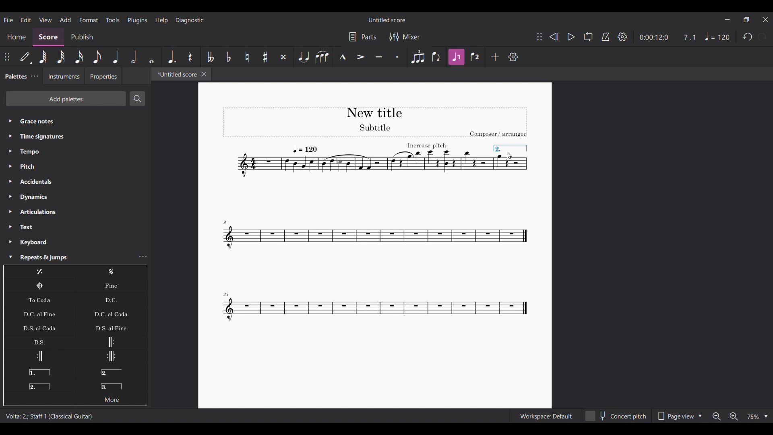  I want to click on Left (start) repeat sign, so click(111, 342).